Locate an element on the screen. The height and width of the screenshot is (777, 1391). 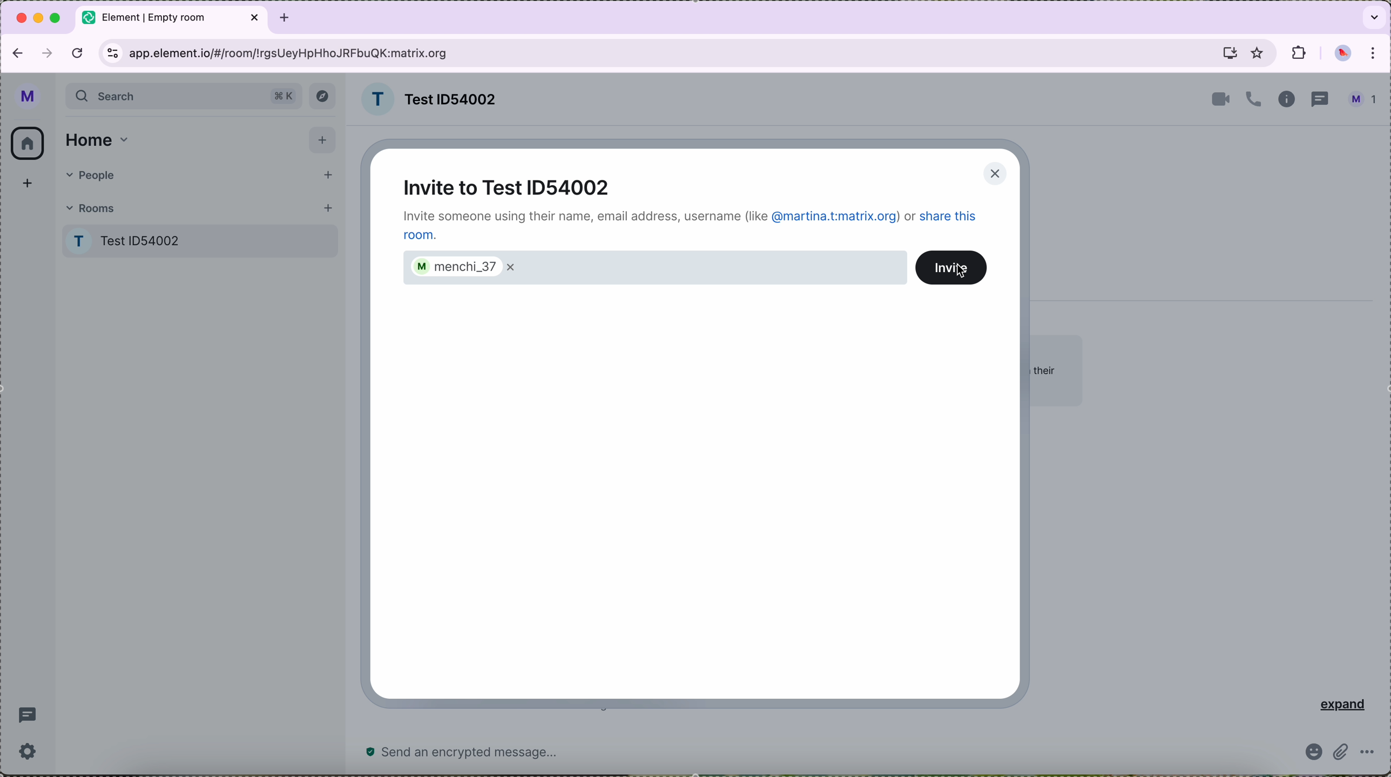
profile is located at coordinates (1365, 100).